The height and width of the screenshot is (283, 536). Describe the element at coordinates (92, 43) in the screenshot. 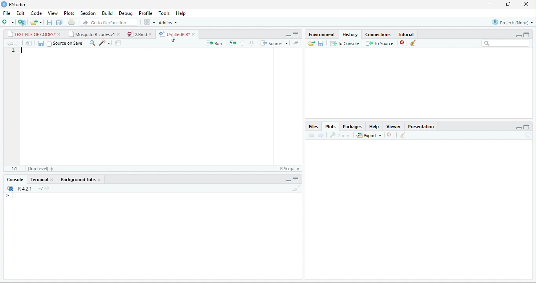

I see `search` at that location.